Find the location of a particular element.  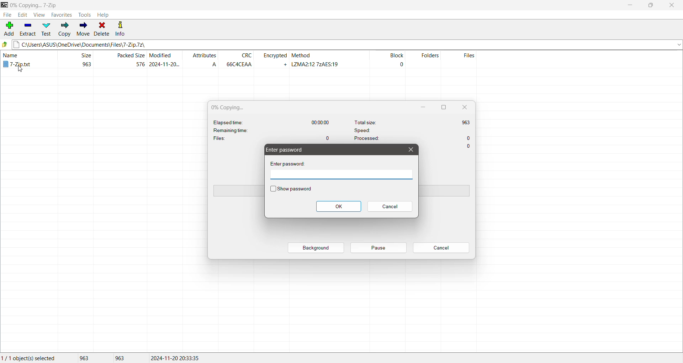

Click to show the typed password is located at coordinates (291, 189).